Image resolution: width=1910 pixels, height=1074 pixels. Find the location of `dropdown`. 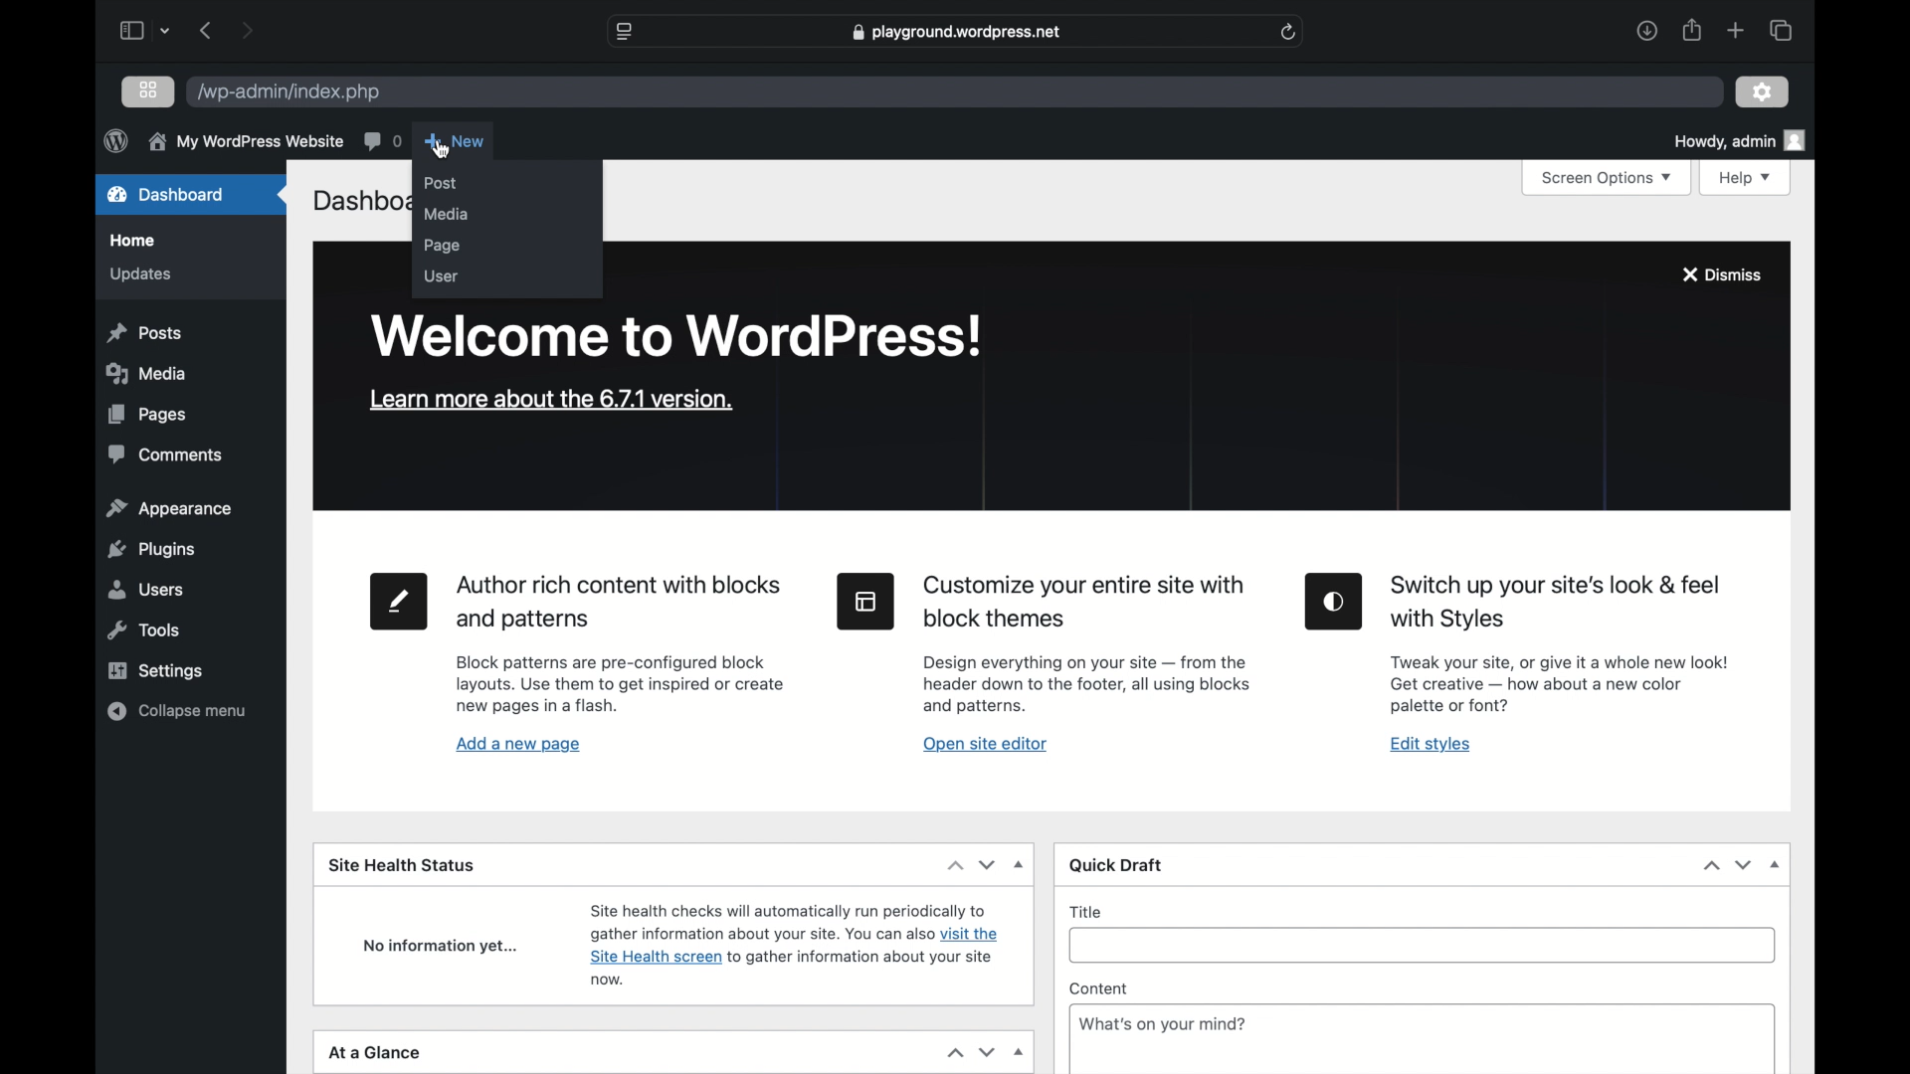

dropdown is located at coordinates (1775, 865).